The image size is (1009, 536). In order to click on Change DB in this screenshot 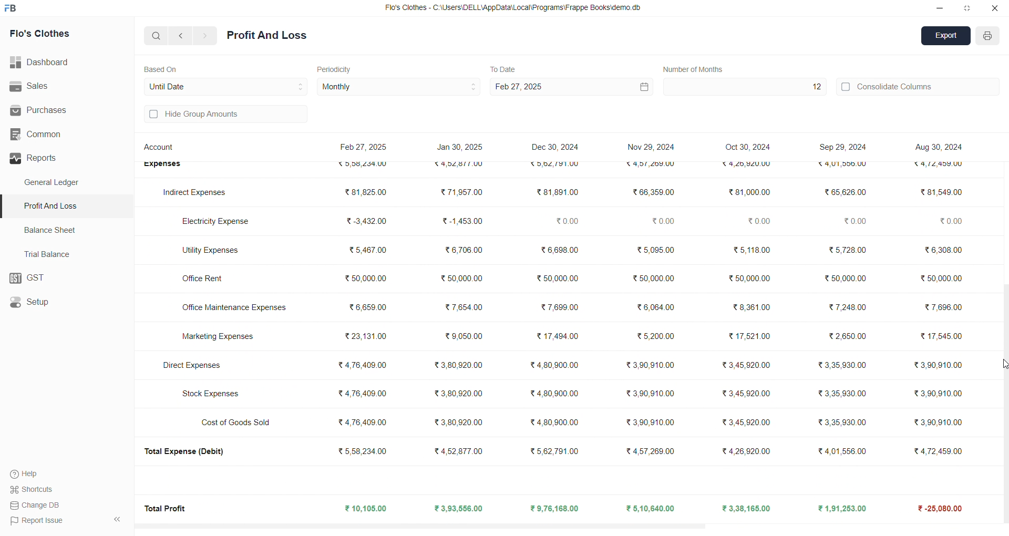, I will do `click(37, 505)`.